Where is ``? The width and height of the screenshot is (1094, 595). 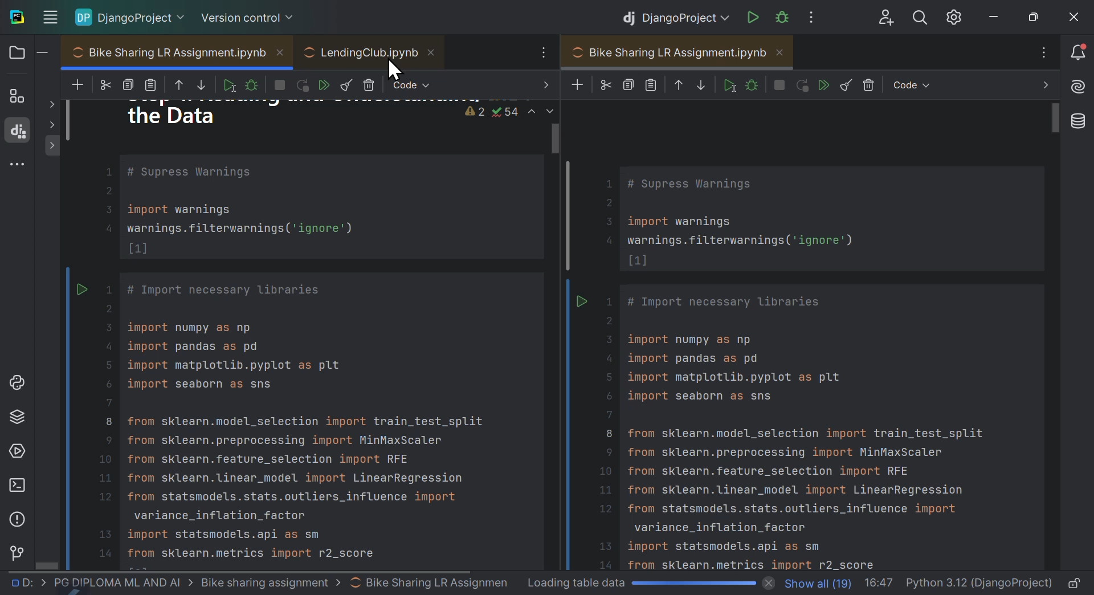  is located at coordinates (52, 16).